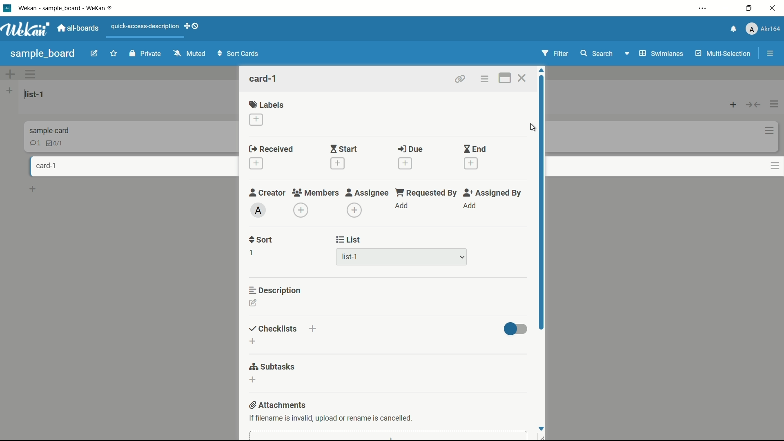  What do you see at coordinates (9, 75) in the screenshot?
I see `add swimlane` at bounding box center [9, 75].